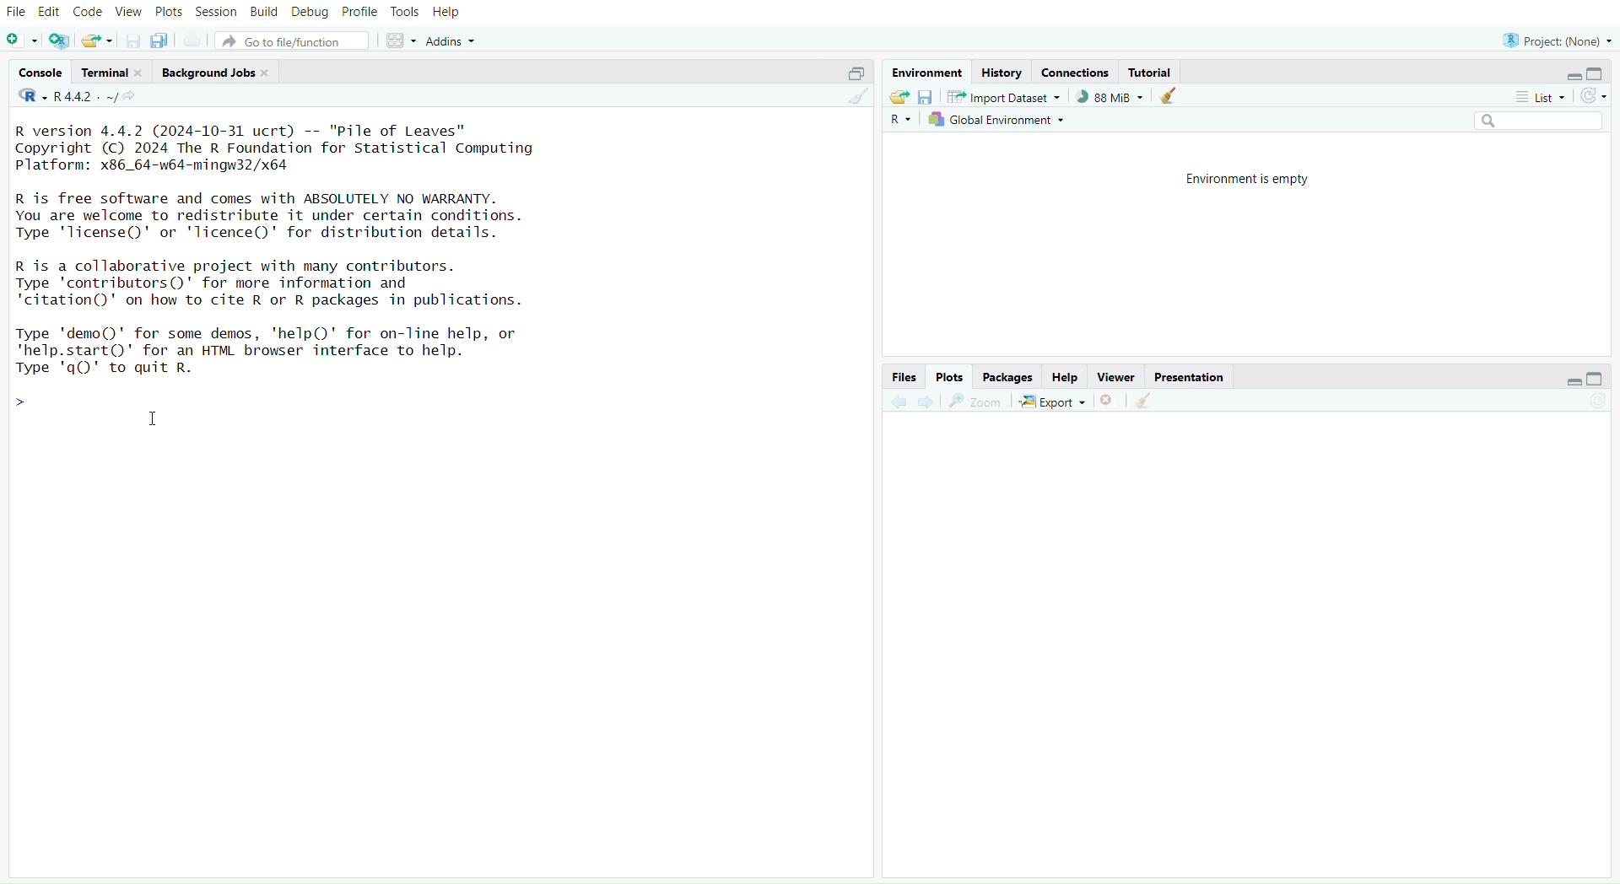 This screenshot has height=884, width=1620. What do you see at coordinates (851, 73) in the screenshot?
I see `expand` at bounding box center [851, 73].